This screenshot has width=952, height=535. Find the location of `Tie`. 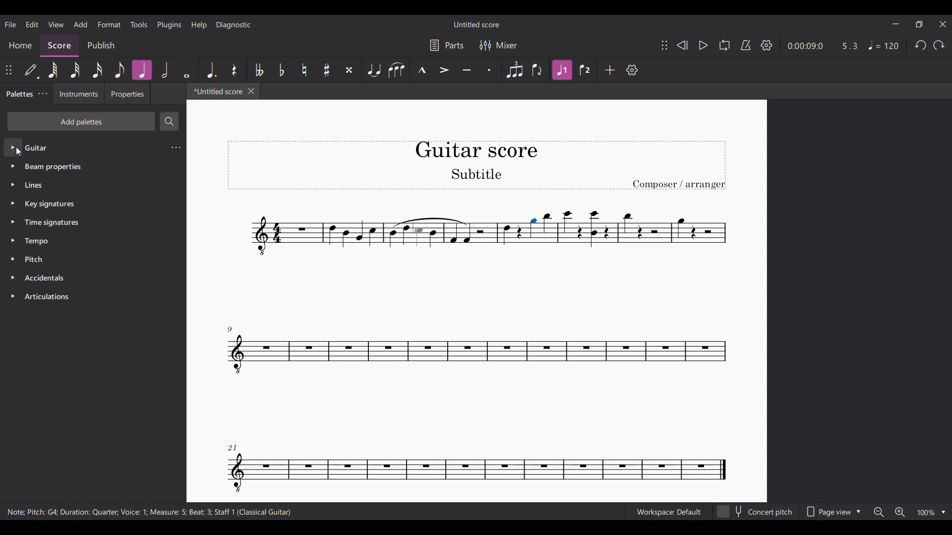

Tie is located at coordinates (373, 70).